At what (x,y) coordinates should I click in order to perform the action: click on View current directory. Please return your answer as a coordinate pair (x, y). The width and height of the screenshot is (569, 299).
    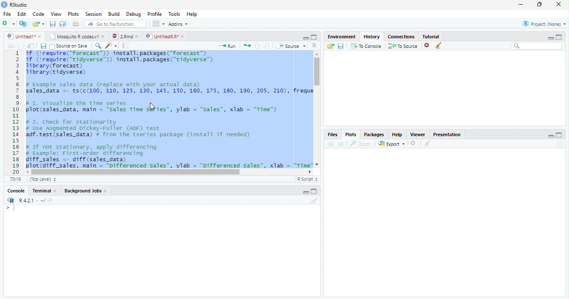
    Looking at the image, I should click on (50, 200).